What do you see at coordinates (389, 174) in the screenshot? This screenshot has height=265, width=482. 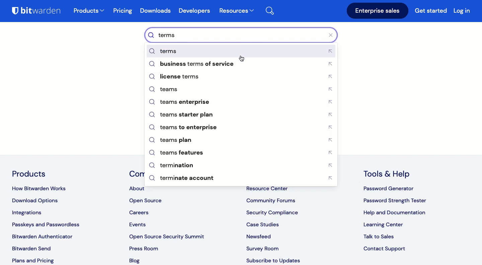 I see `tools and help` at bounding box center [389, 174].